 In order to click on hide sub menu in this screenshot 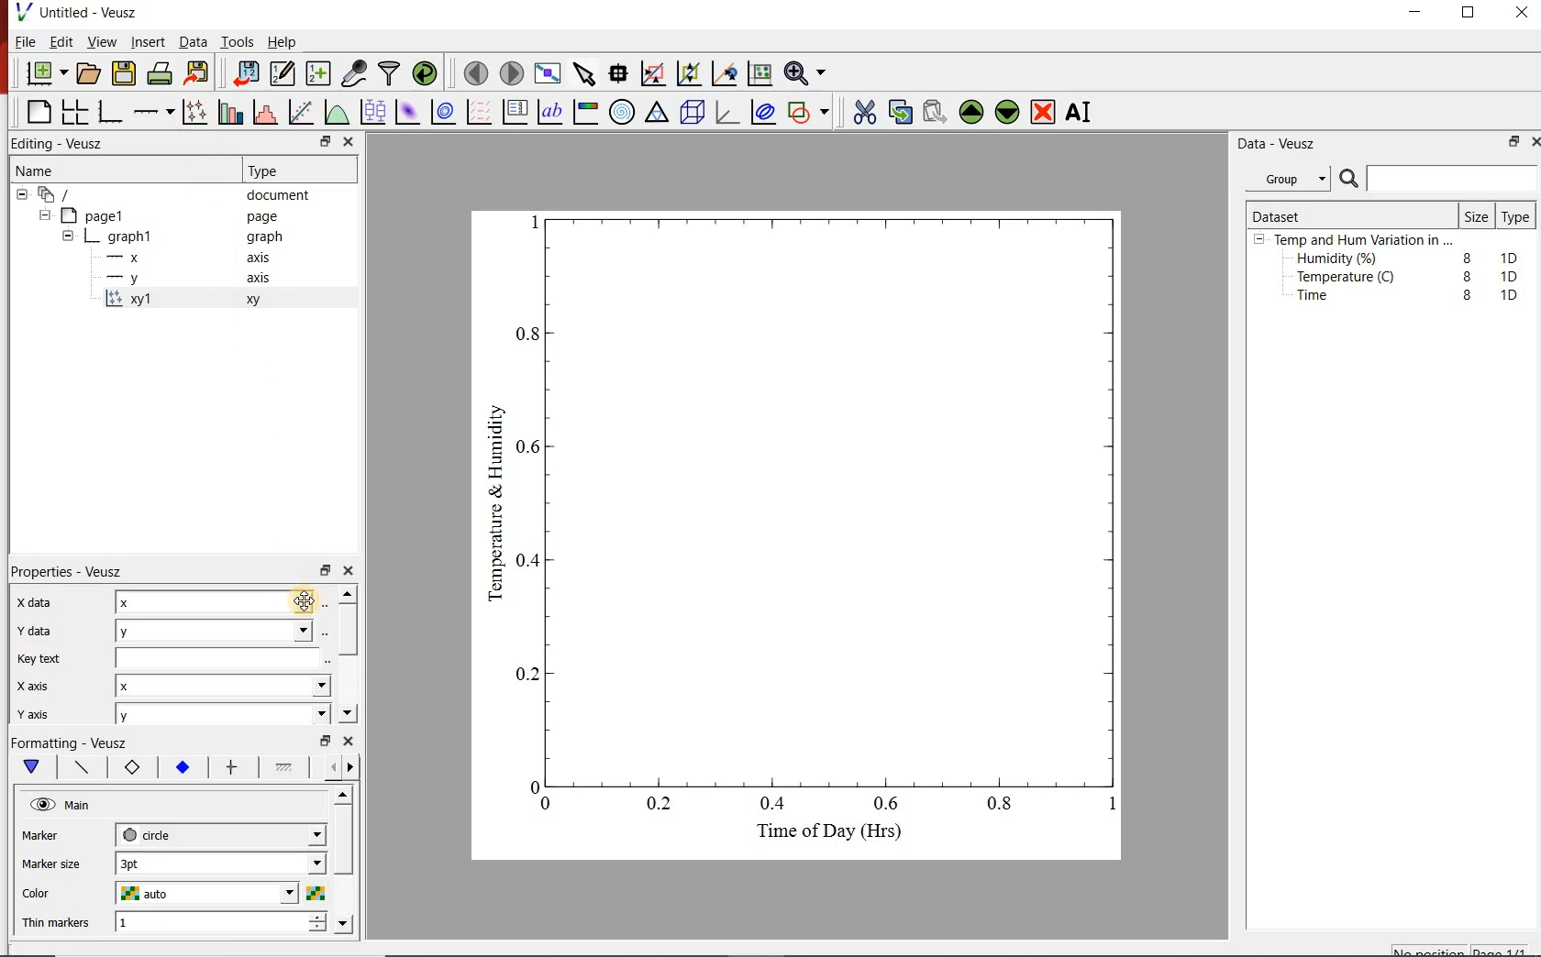, I will do `click(68, 235)`.